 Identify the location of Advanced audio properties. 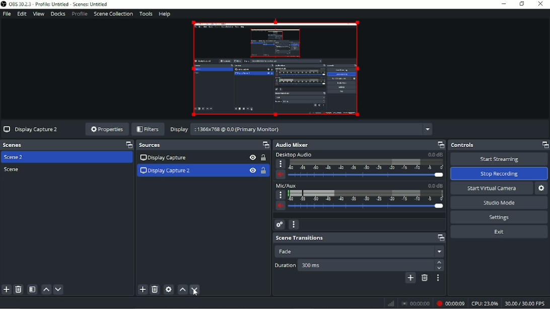
(279, 224).